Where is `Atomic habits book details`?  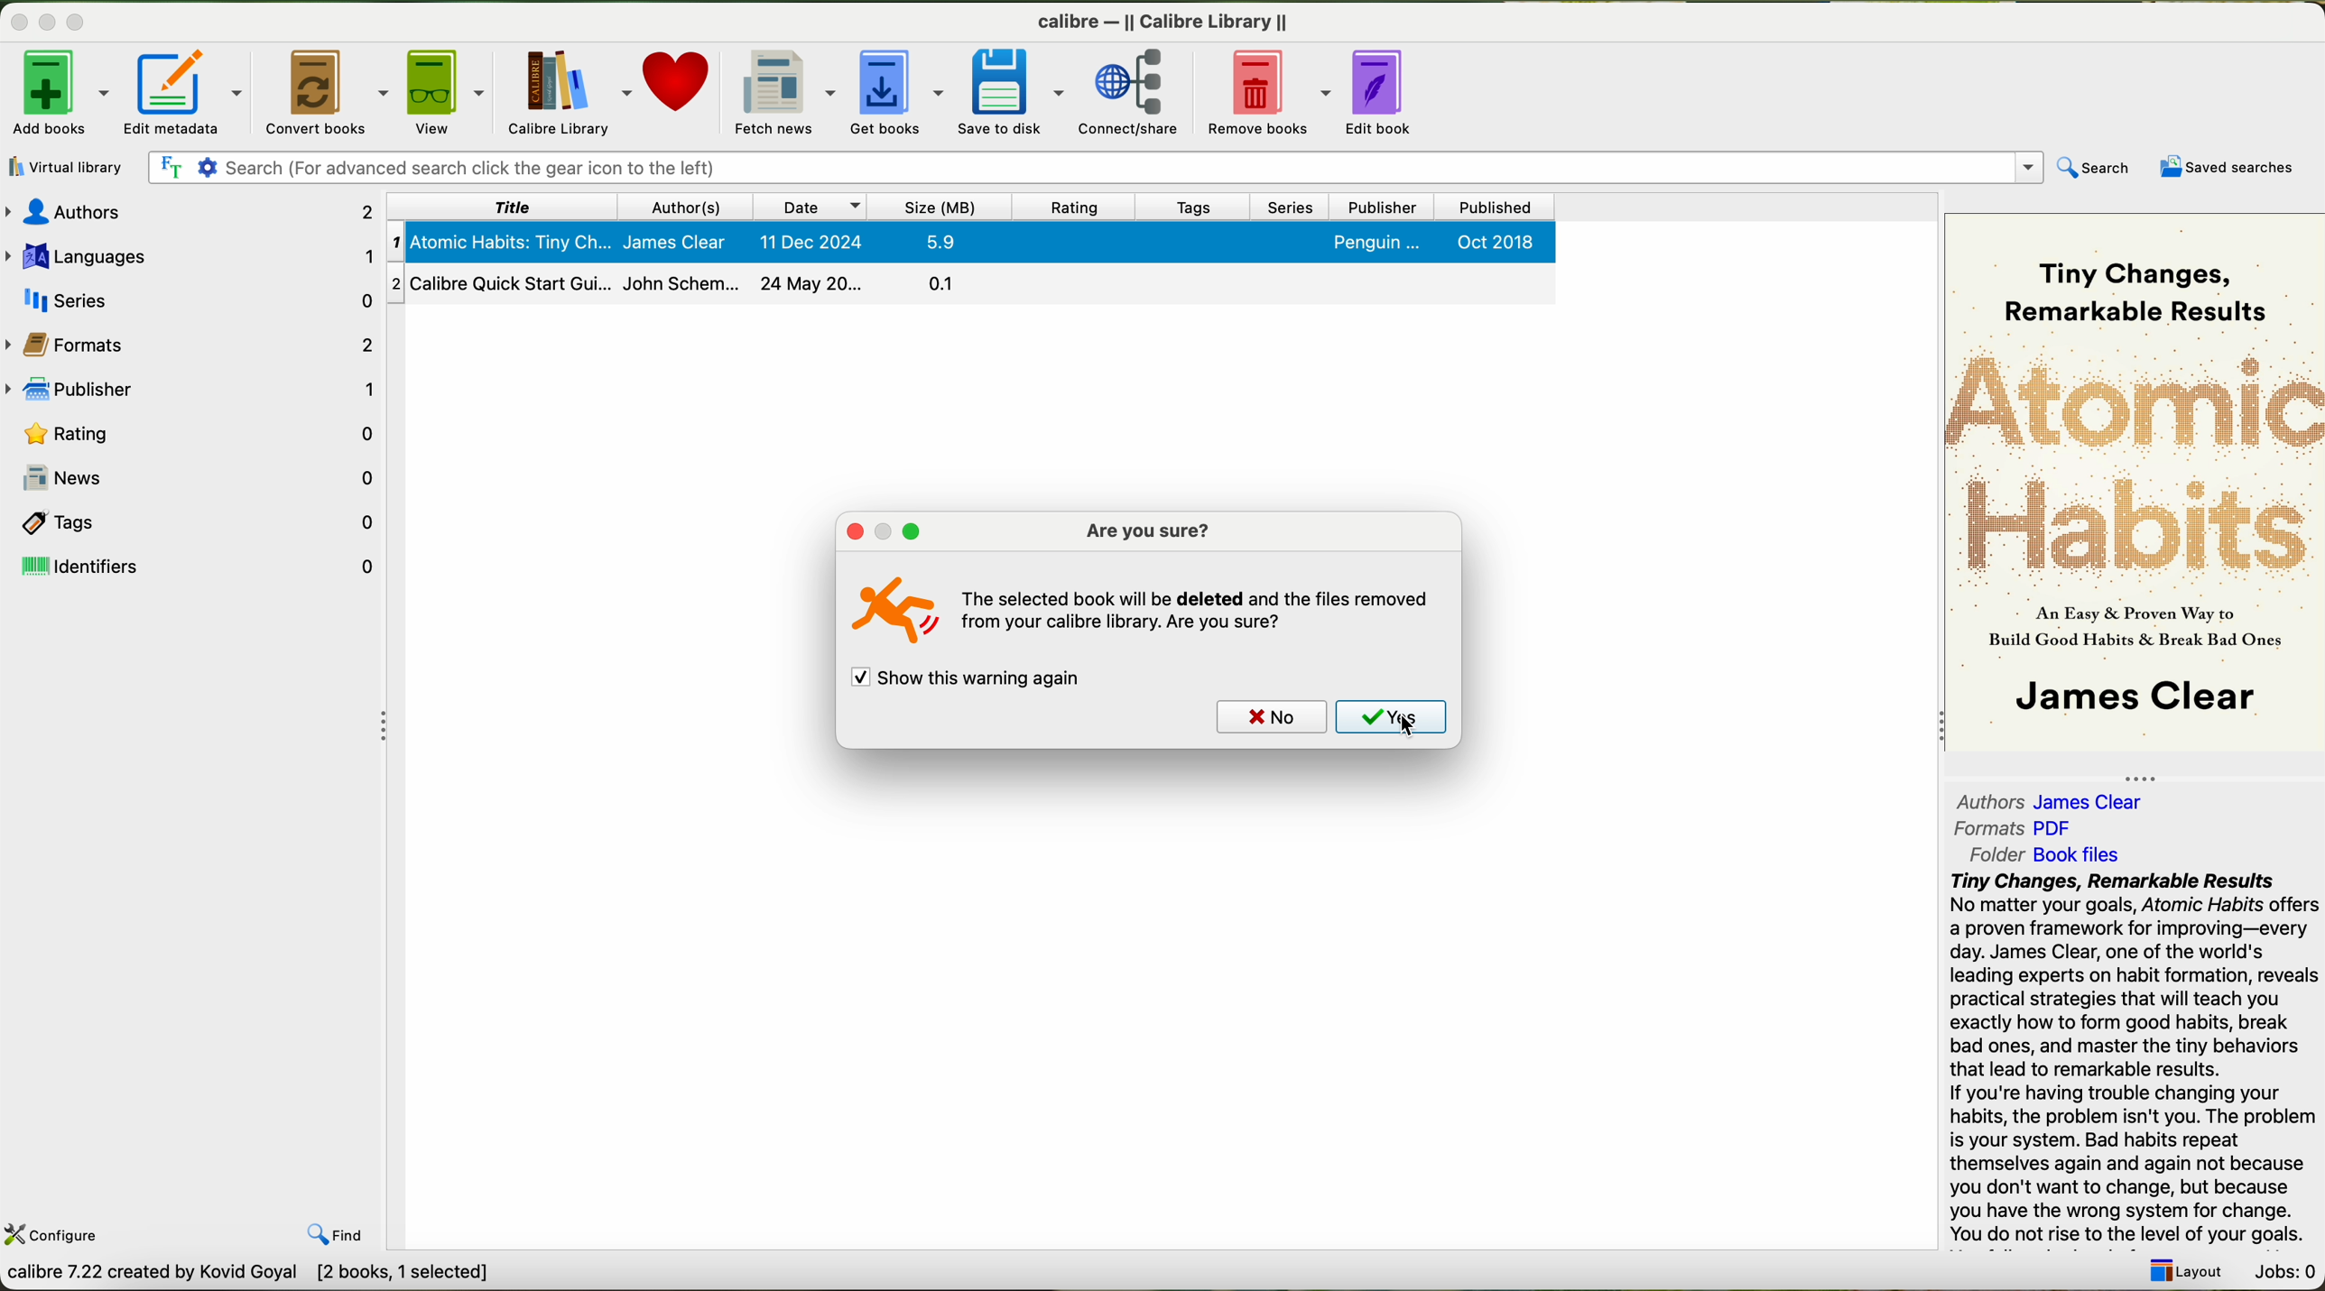
Atomic habits book details is located at coordinates (969, 242).